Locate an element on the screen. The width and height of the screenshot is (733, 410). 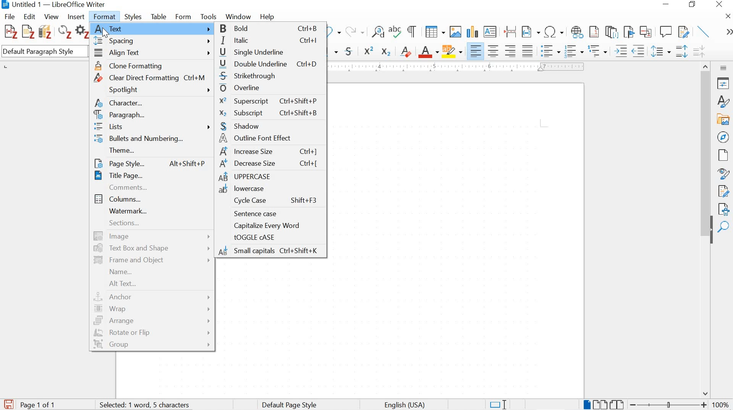
find and replace is located at coordinates (378, 32).